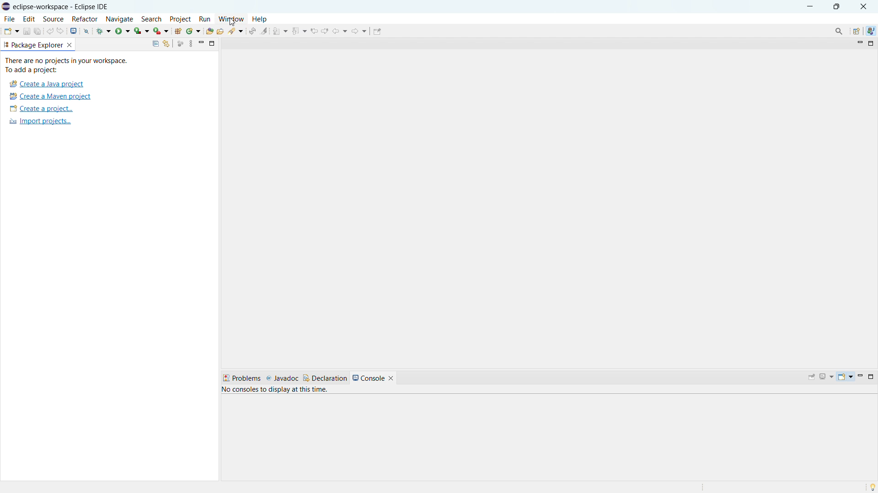 This screenshot has height=493, width=878. Describe the element at coordinates (860, 42) in the screenshot. I see `minimize` at that location.